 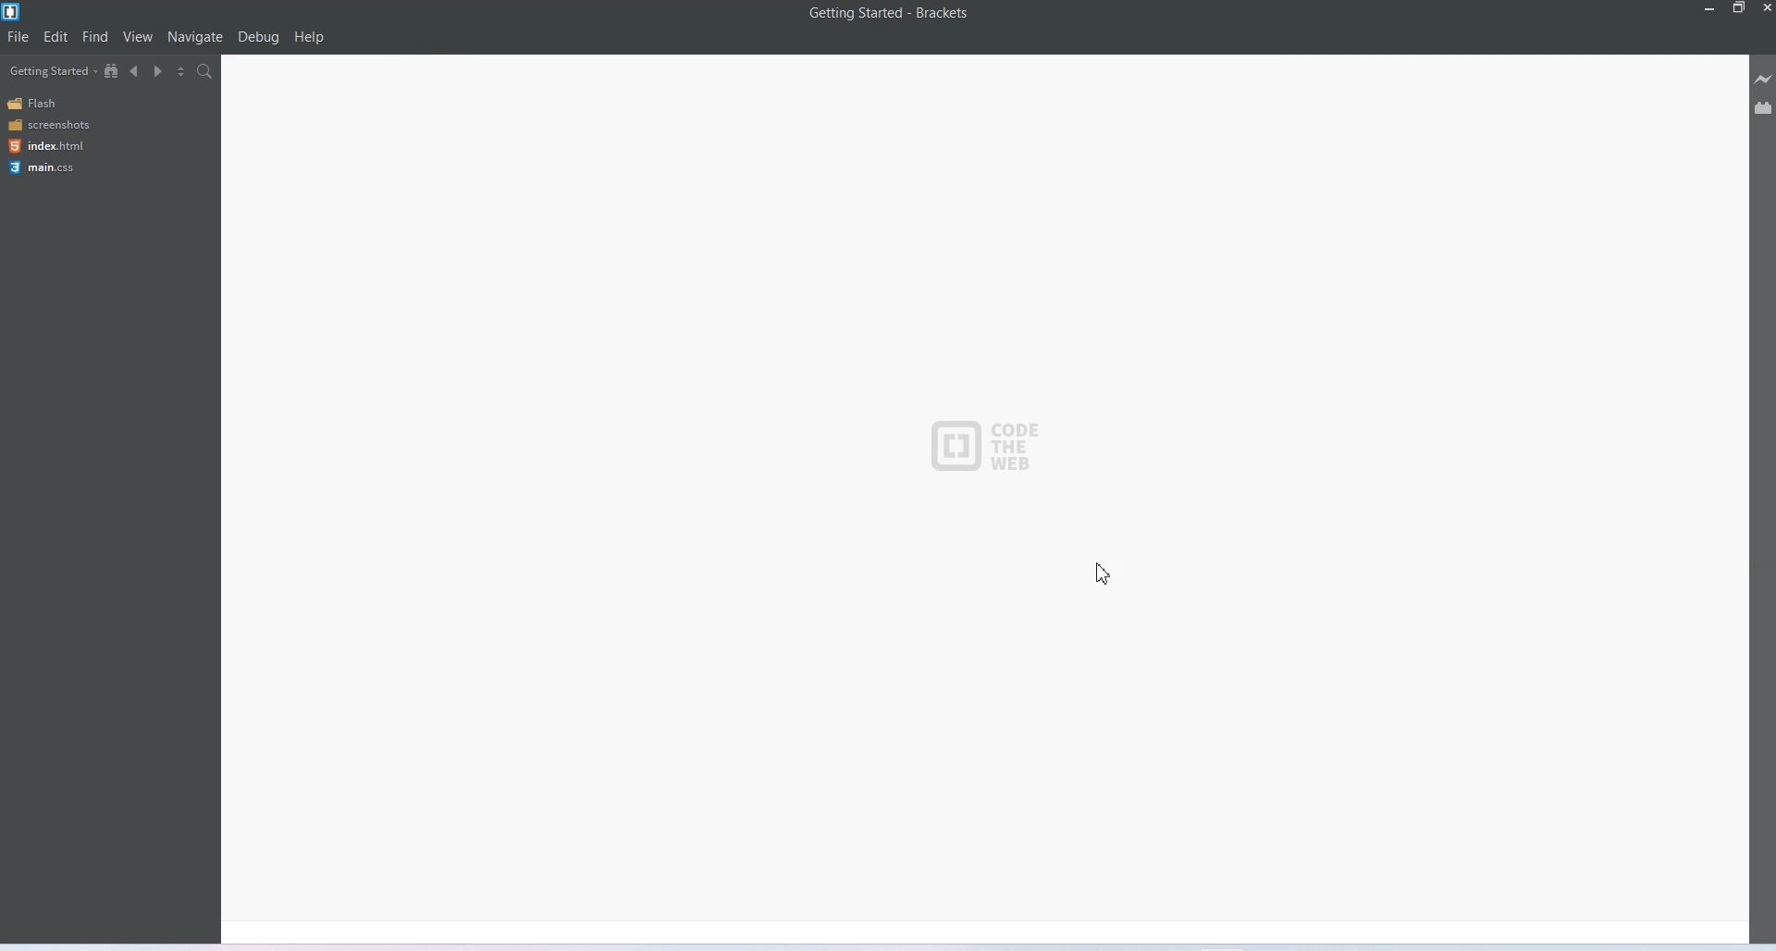 I want to click on Getting Started - Brackets, so click(x=888, y=14).